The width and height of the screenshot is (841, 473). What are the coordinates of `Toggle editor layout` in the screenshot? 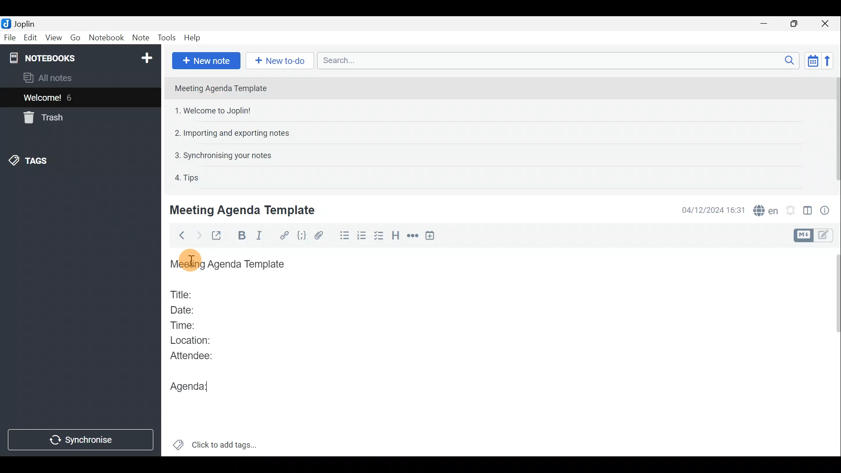 It's located at (808, 212).